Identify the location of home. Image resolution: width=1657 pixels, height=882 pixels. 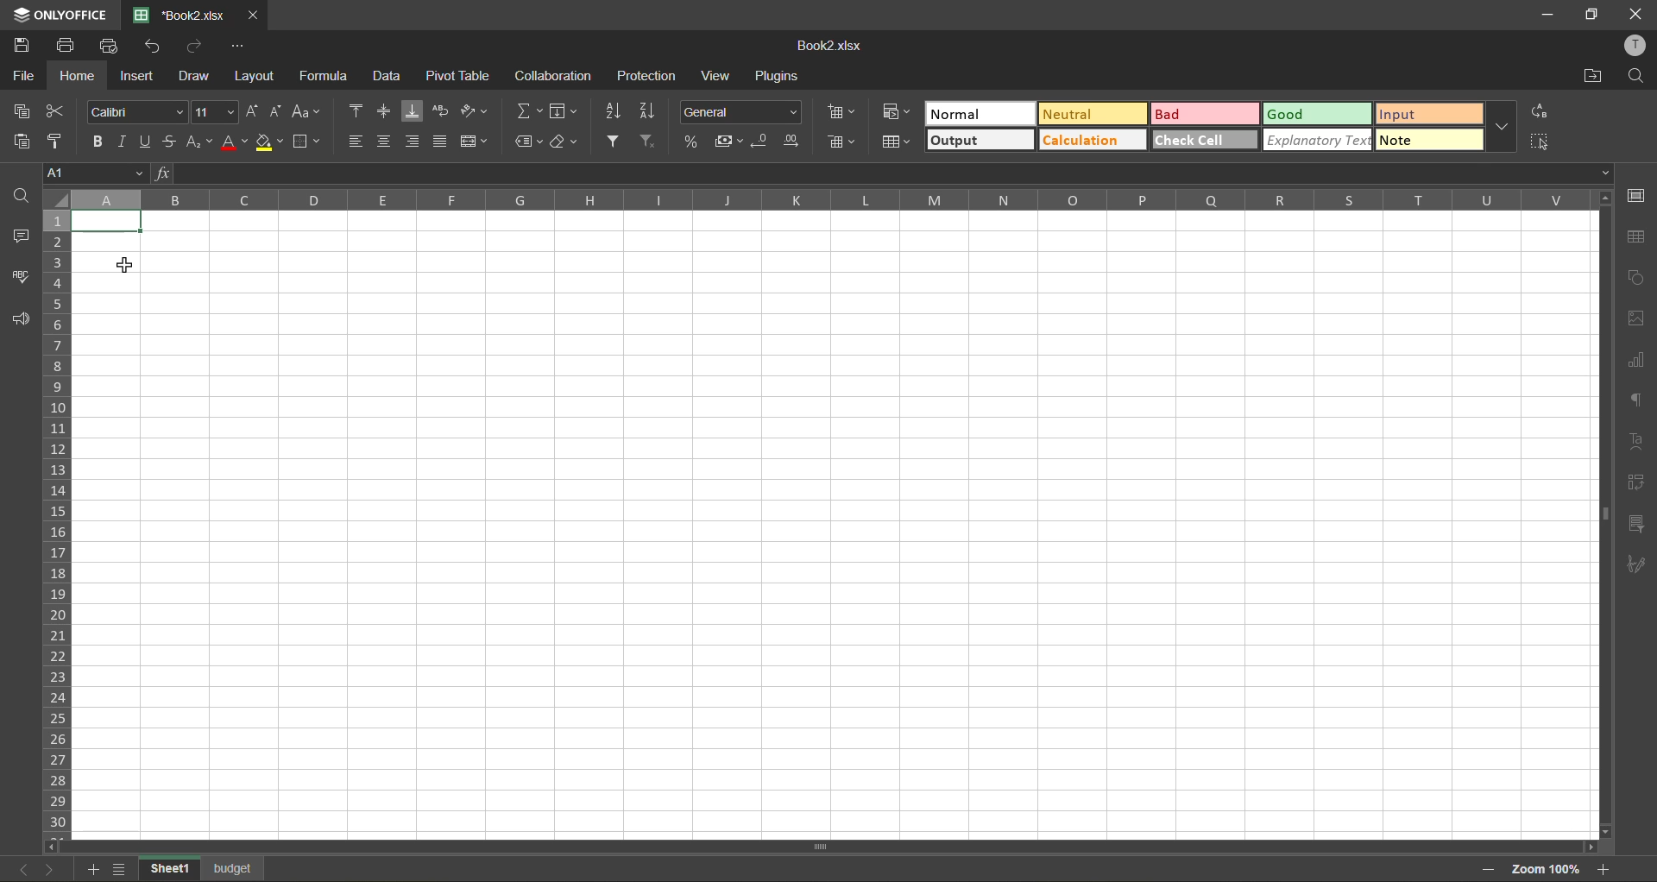
(79, 74).